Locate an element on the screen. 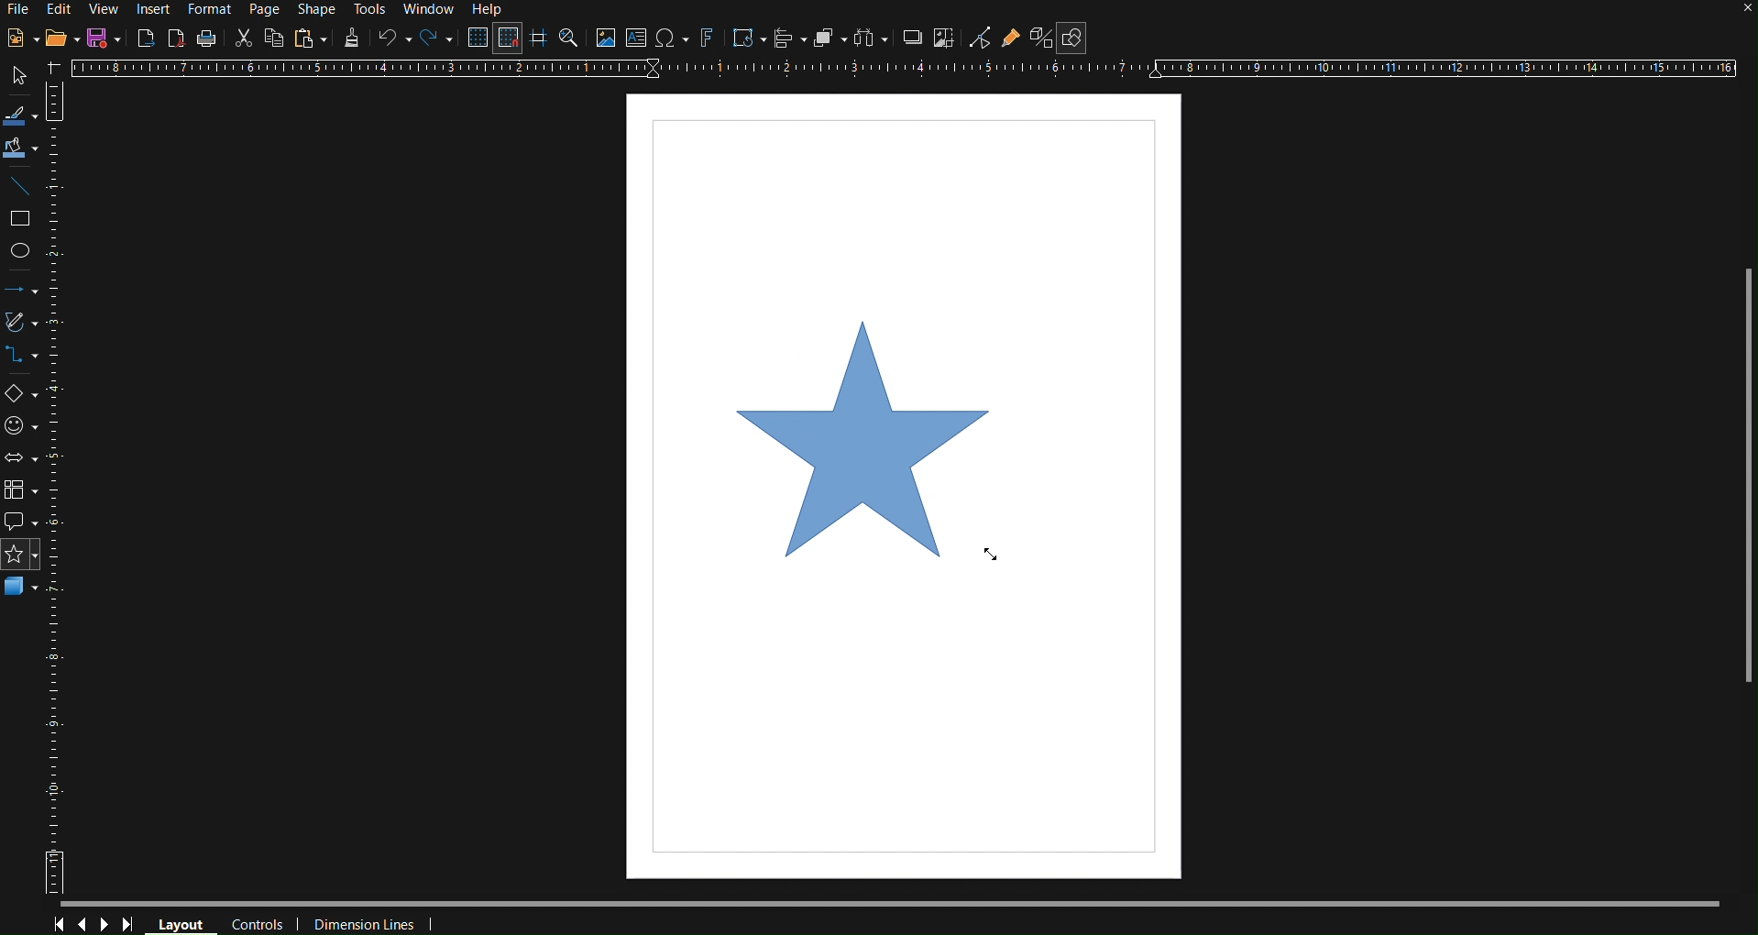  Shadow is located at coordinates (909, 40).